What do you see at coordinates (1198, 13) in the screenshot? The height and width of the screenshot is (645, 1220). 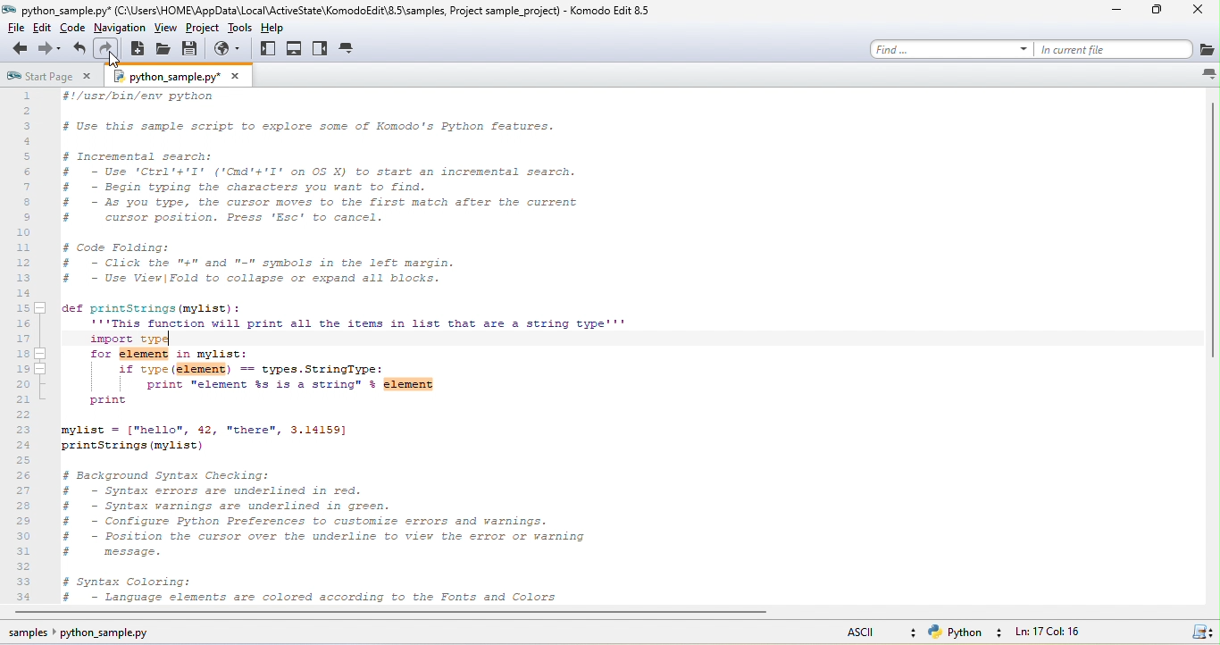 I see `close` at bounding box center [1198, 13].